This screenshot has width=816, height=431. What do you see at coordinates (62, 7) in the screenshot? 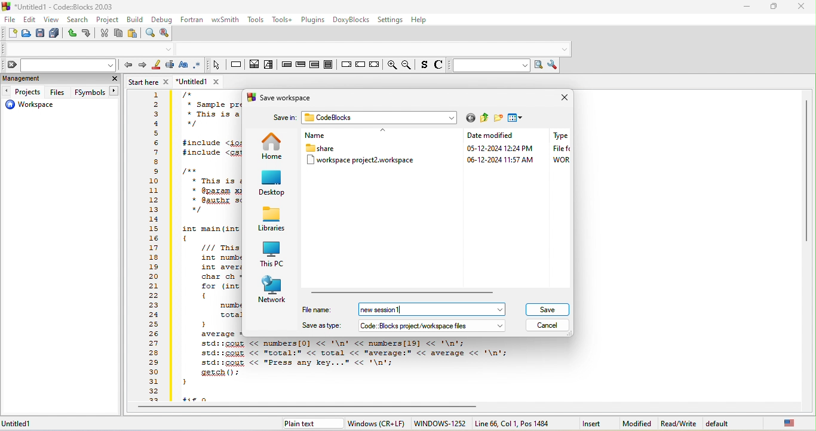
I see `title` at bounding box center [62, 7].